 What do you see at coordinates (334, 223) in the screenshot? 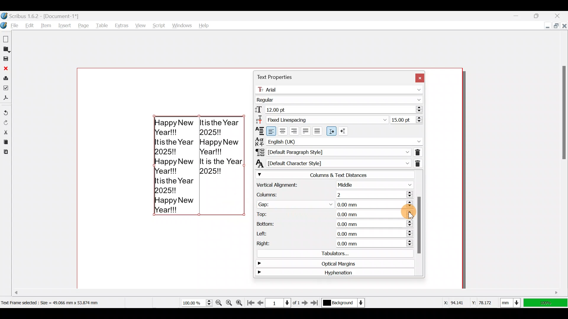
I see `Bottom` at bounding box center [334, 223].